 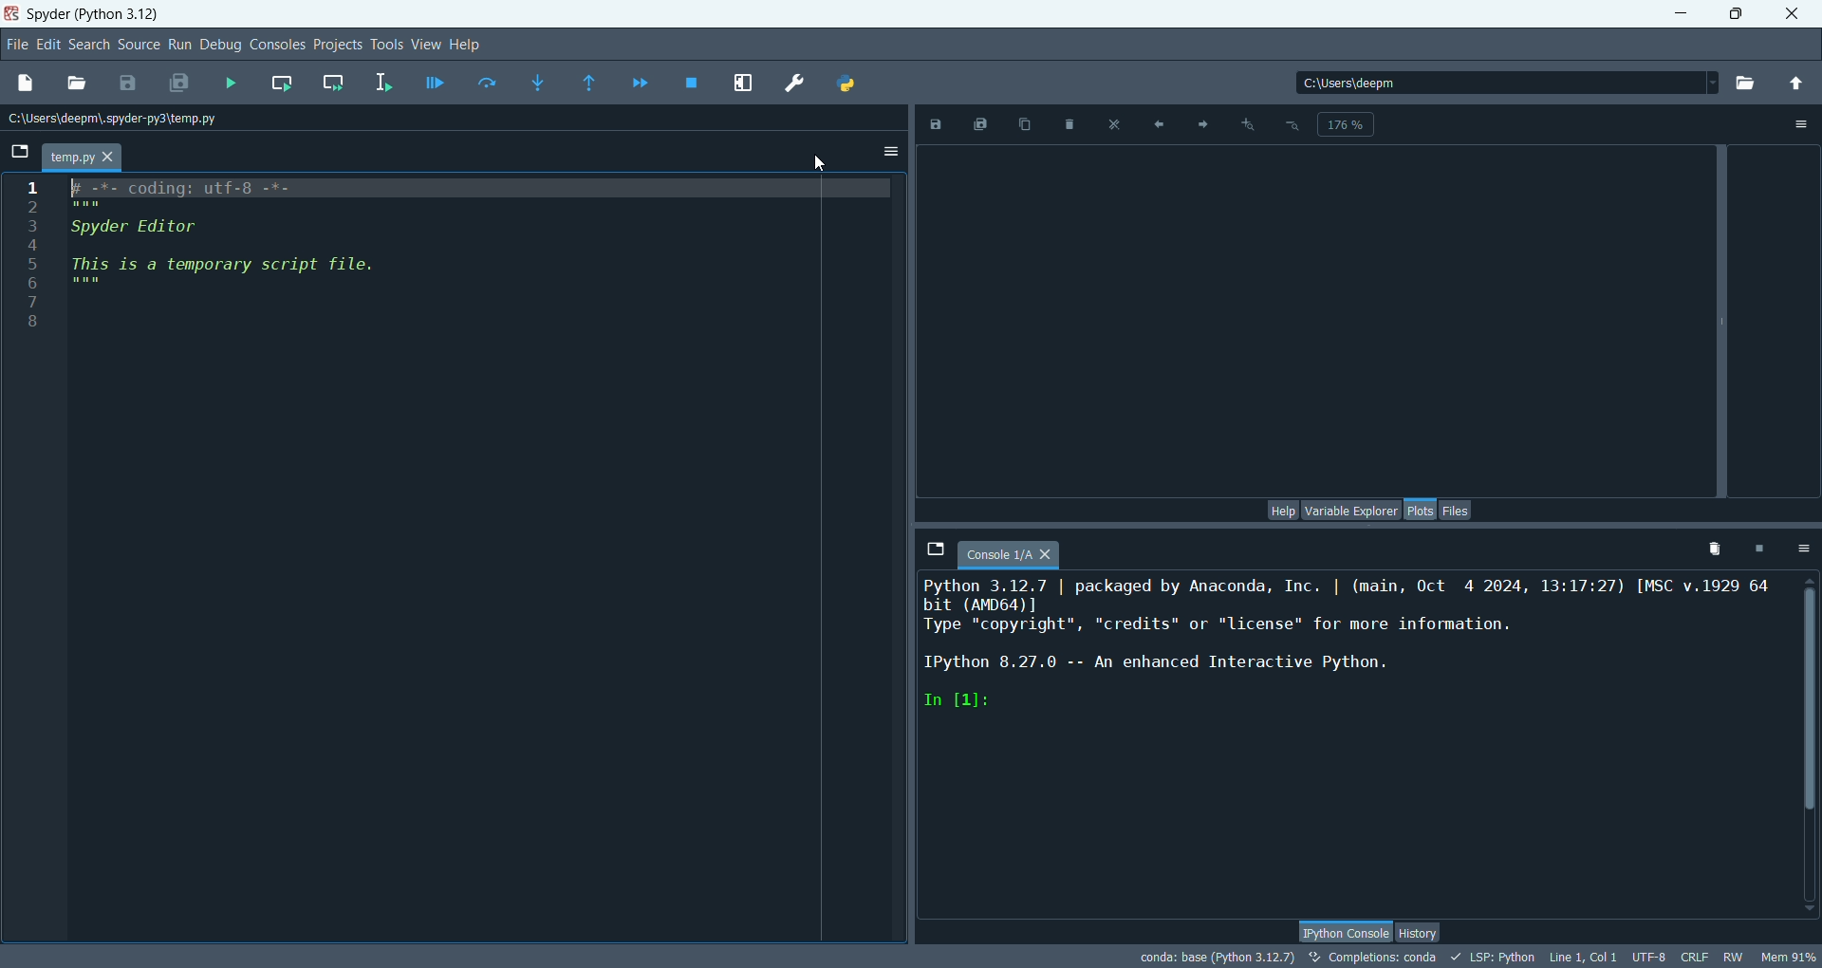 I want to click on save as, so click(x=941, y=123).